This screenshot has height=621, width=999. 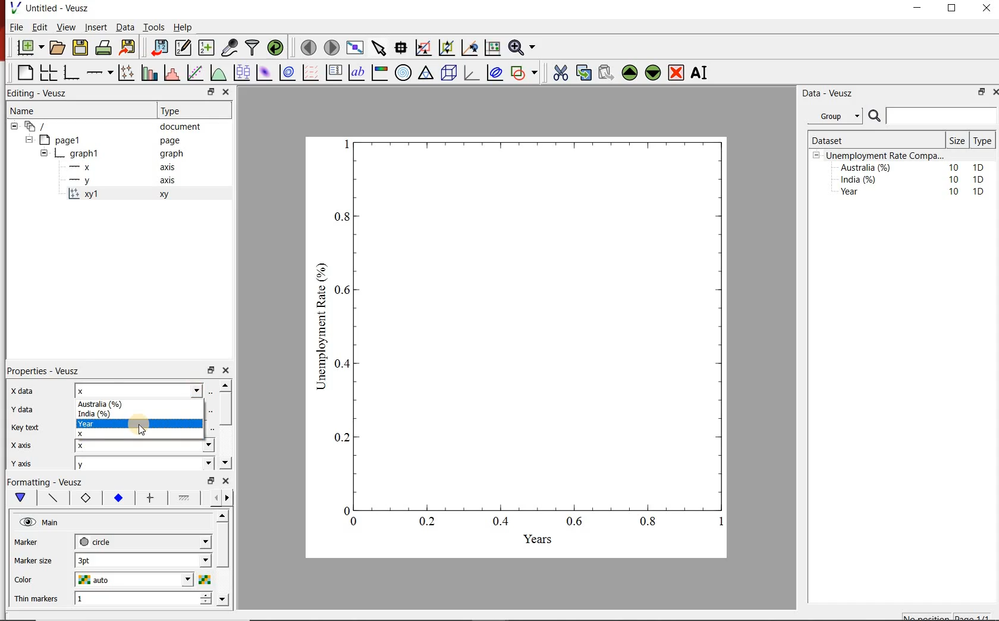 I want to click on minimise, so click(x=211, y=369).